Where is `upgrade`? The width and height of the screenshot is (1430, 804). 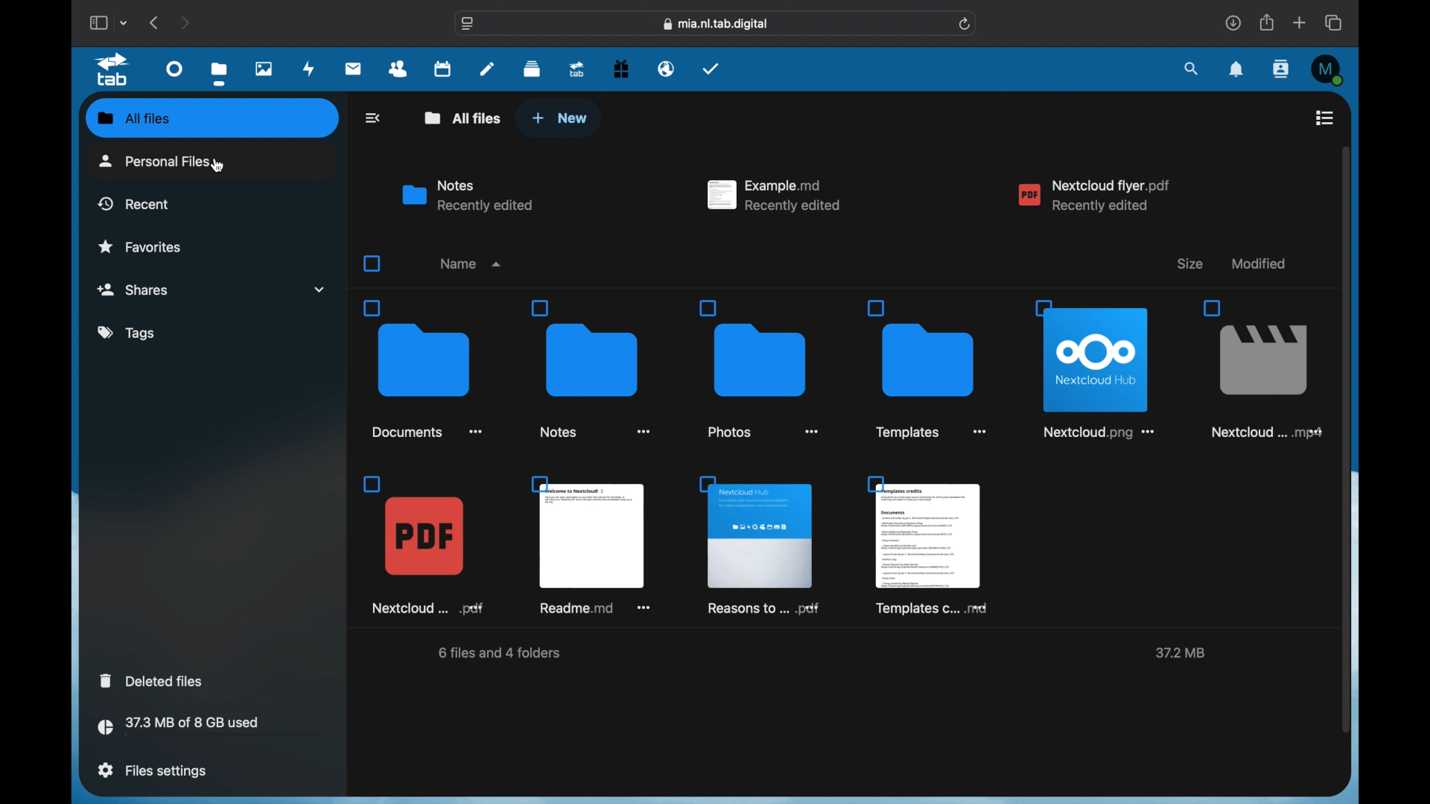
upgrade is located at coordinates (577, 68).